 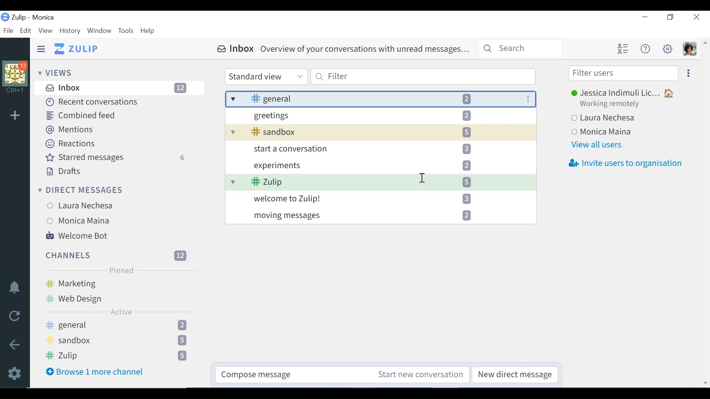 I want to click on Main menu, so click(x=667, y=49).